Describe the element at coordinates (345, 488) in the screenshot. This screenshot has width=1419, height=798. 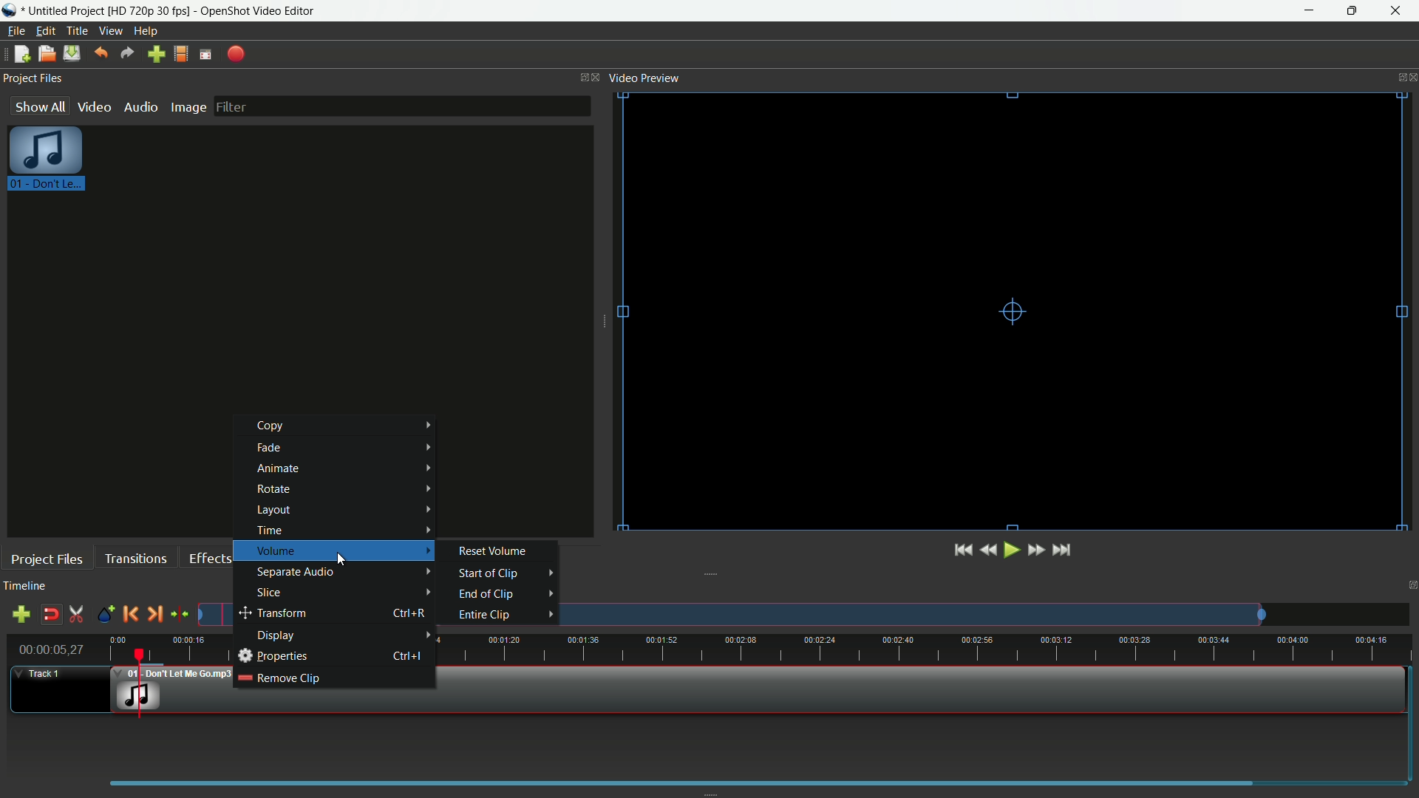
I see `rotate` at that location.